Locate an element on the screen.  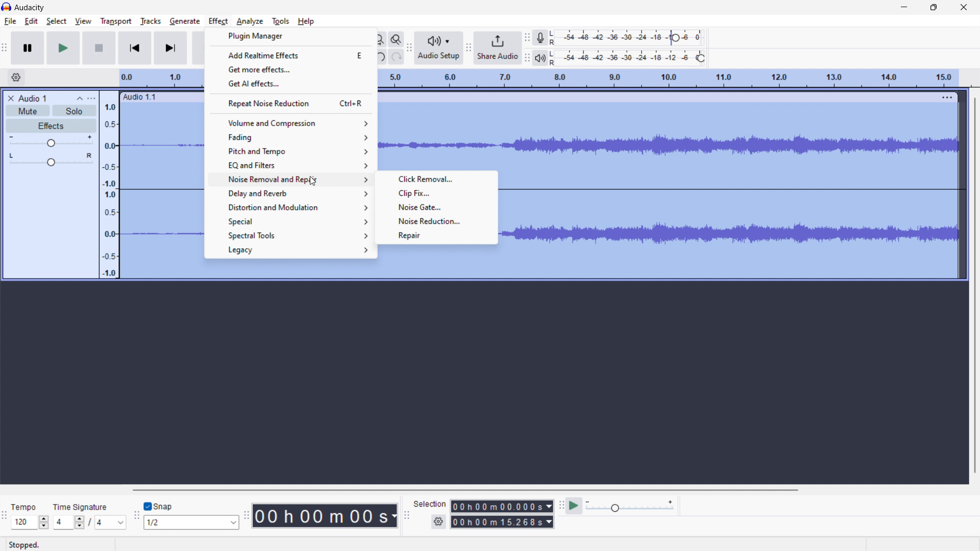
close is located at coordinates (964, 8).